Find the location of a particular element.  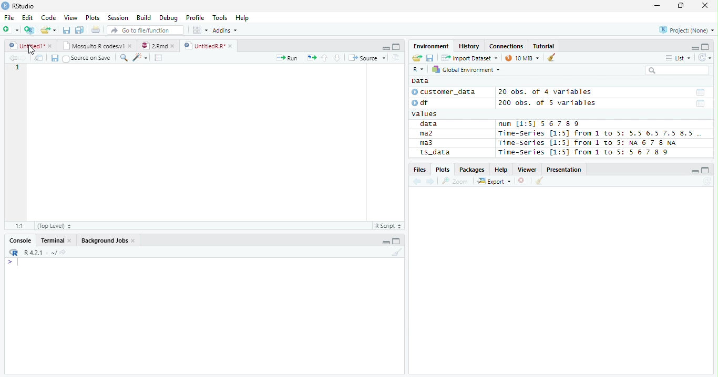

View Current work directory is located at coordinates (64, 252).